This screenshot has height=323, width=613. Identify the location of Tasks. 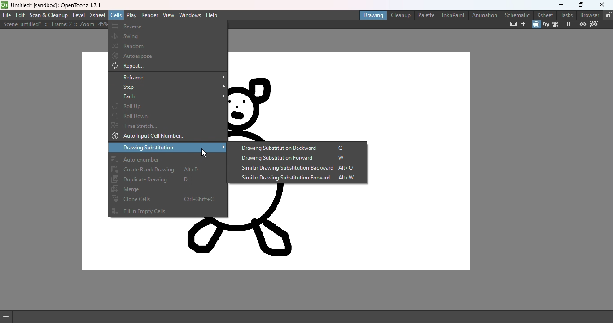
(567, 14).